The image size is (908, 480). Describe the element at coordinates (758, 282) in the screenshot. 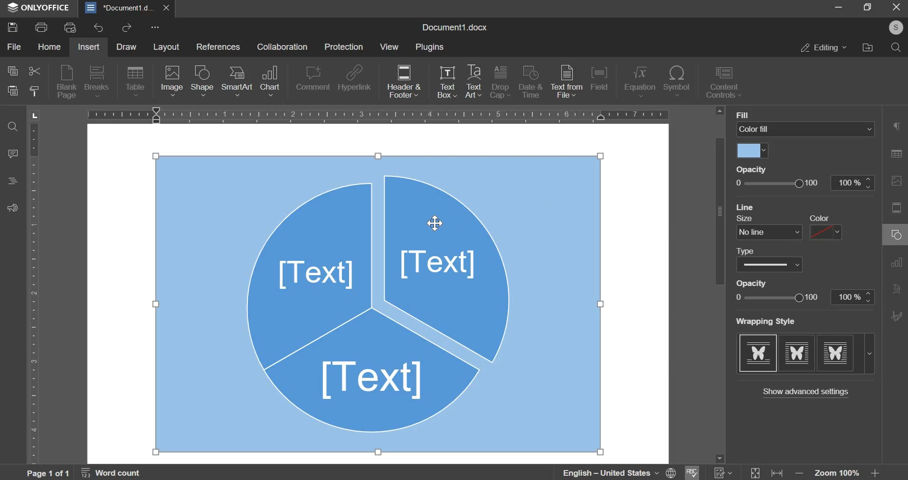

I see `` at that location.